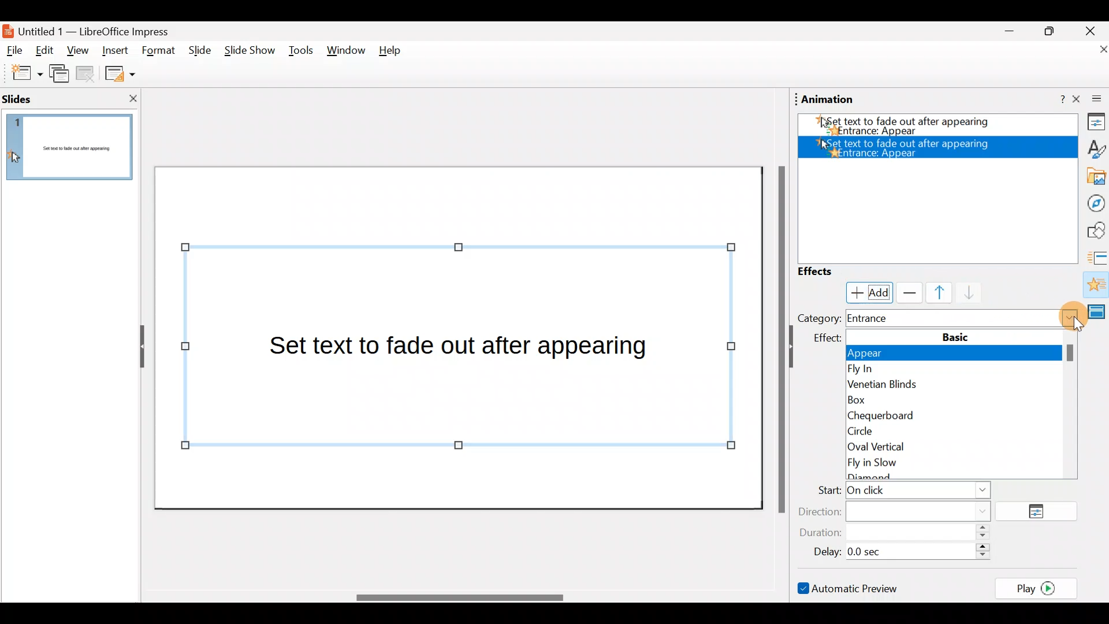  What do you see at coordinates (94, 30) in the screenshot?
I see `Document name` at bounding box center [94, 30].